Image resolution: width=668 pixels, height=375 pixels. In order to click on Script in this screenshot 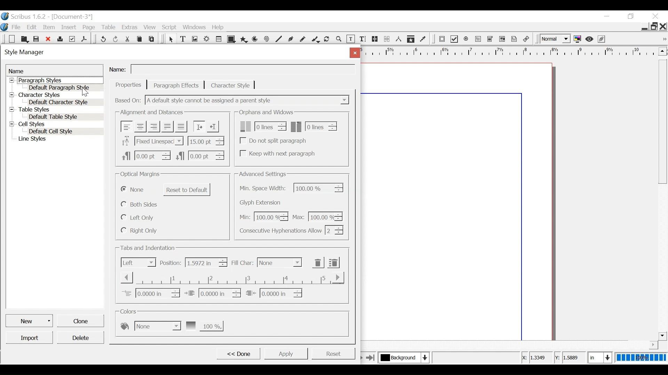, I will do `click(170, 27)`.